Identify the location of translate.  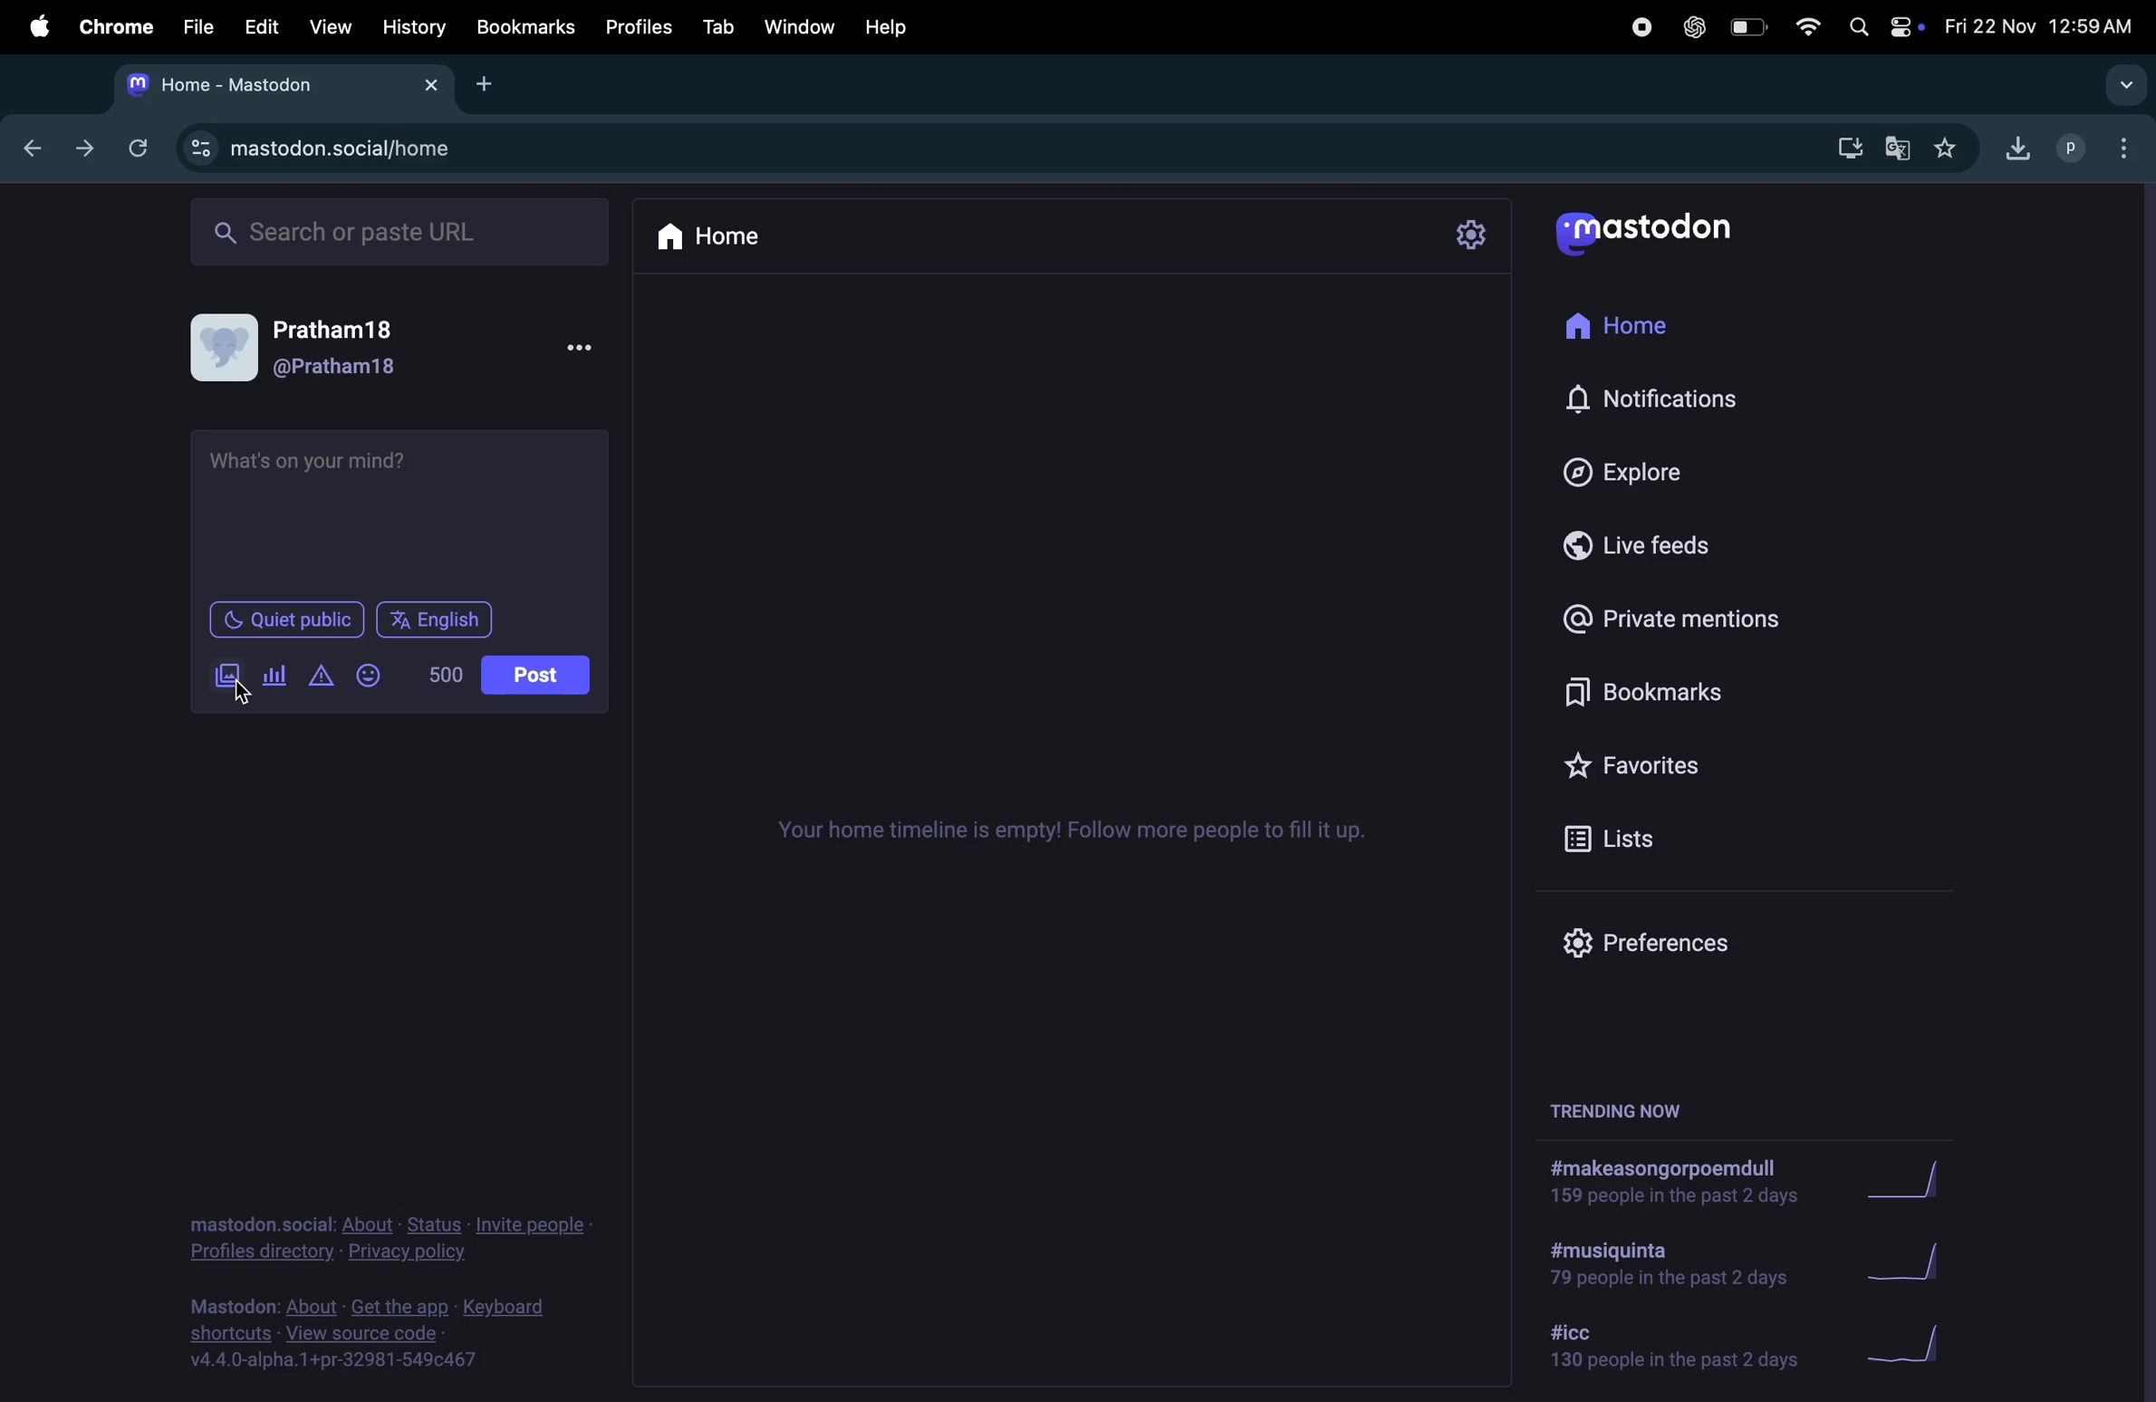
(1899, 146).